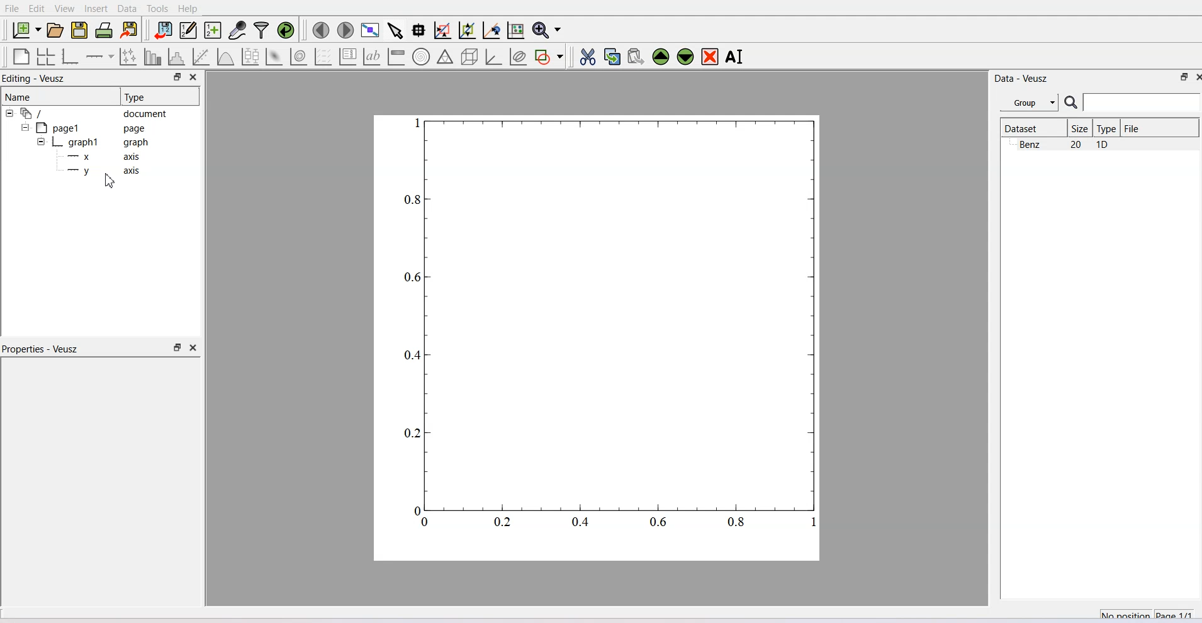 This screenshot has width=1202, height=623. Describe the element at coordinates (65, 9) in the screenshot. I see `View` at that location.